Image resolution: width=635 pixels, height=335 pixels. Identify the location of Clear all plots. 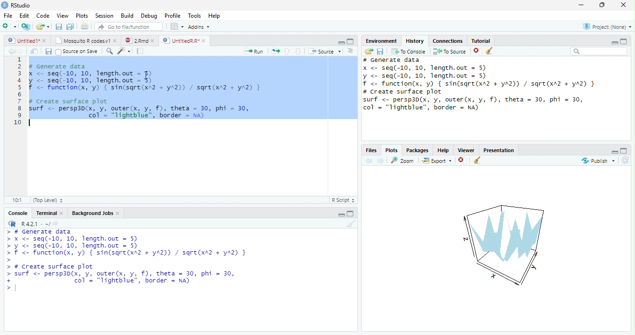
(477, 160).